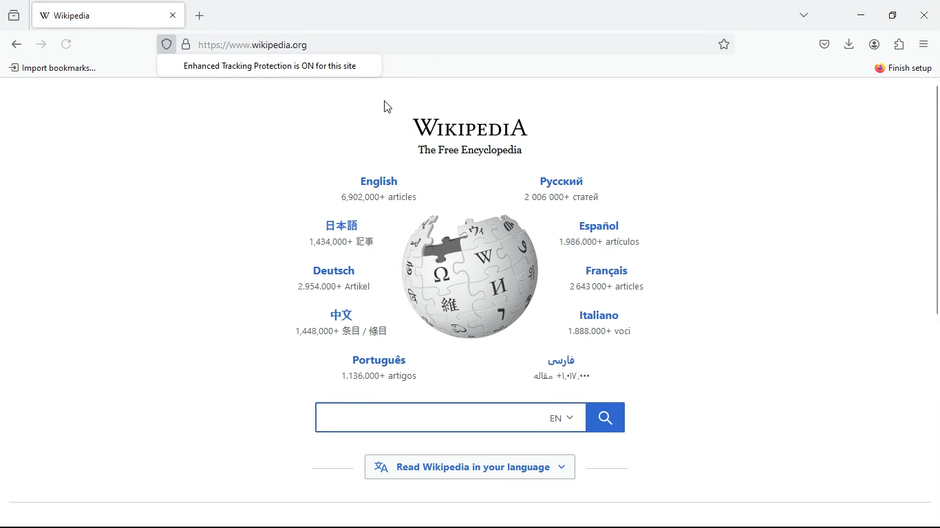  Describe the element at coordinates (607, 323) in the screenshot. I see `italiano` at that location.